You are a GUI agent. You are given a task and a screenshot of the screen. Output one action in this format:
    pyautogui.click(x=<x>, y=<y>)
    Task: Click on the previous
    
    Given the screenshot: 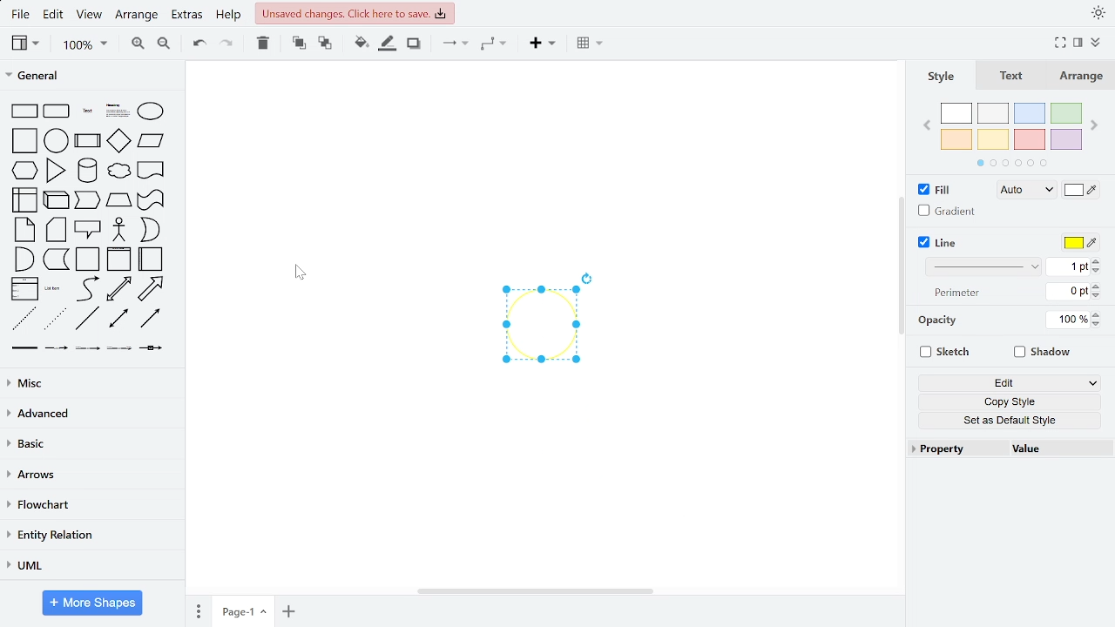 What is the action you would take?
    pyautogui.click(x=927, y=127)
    